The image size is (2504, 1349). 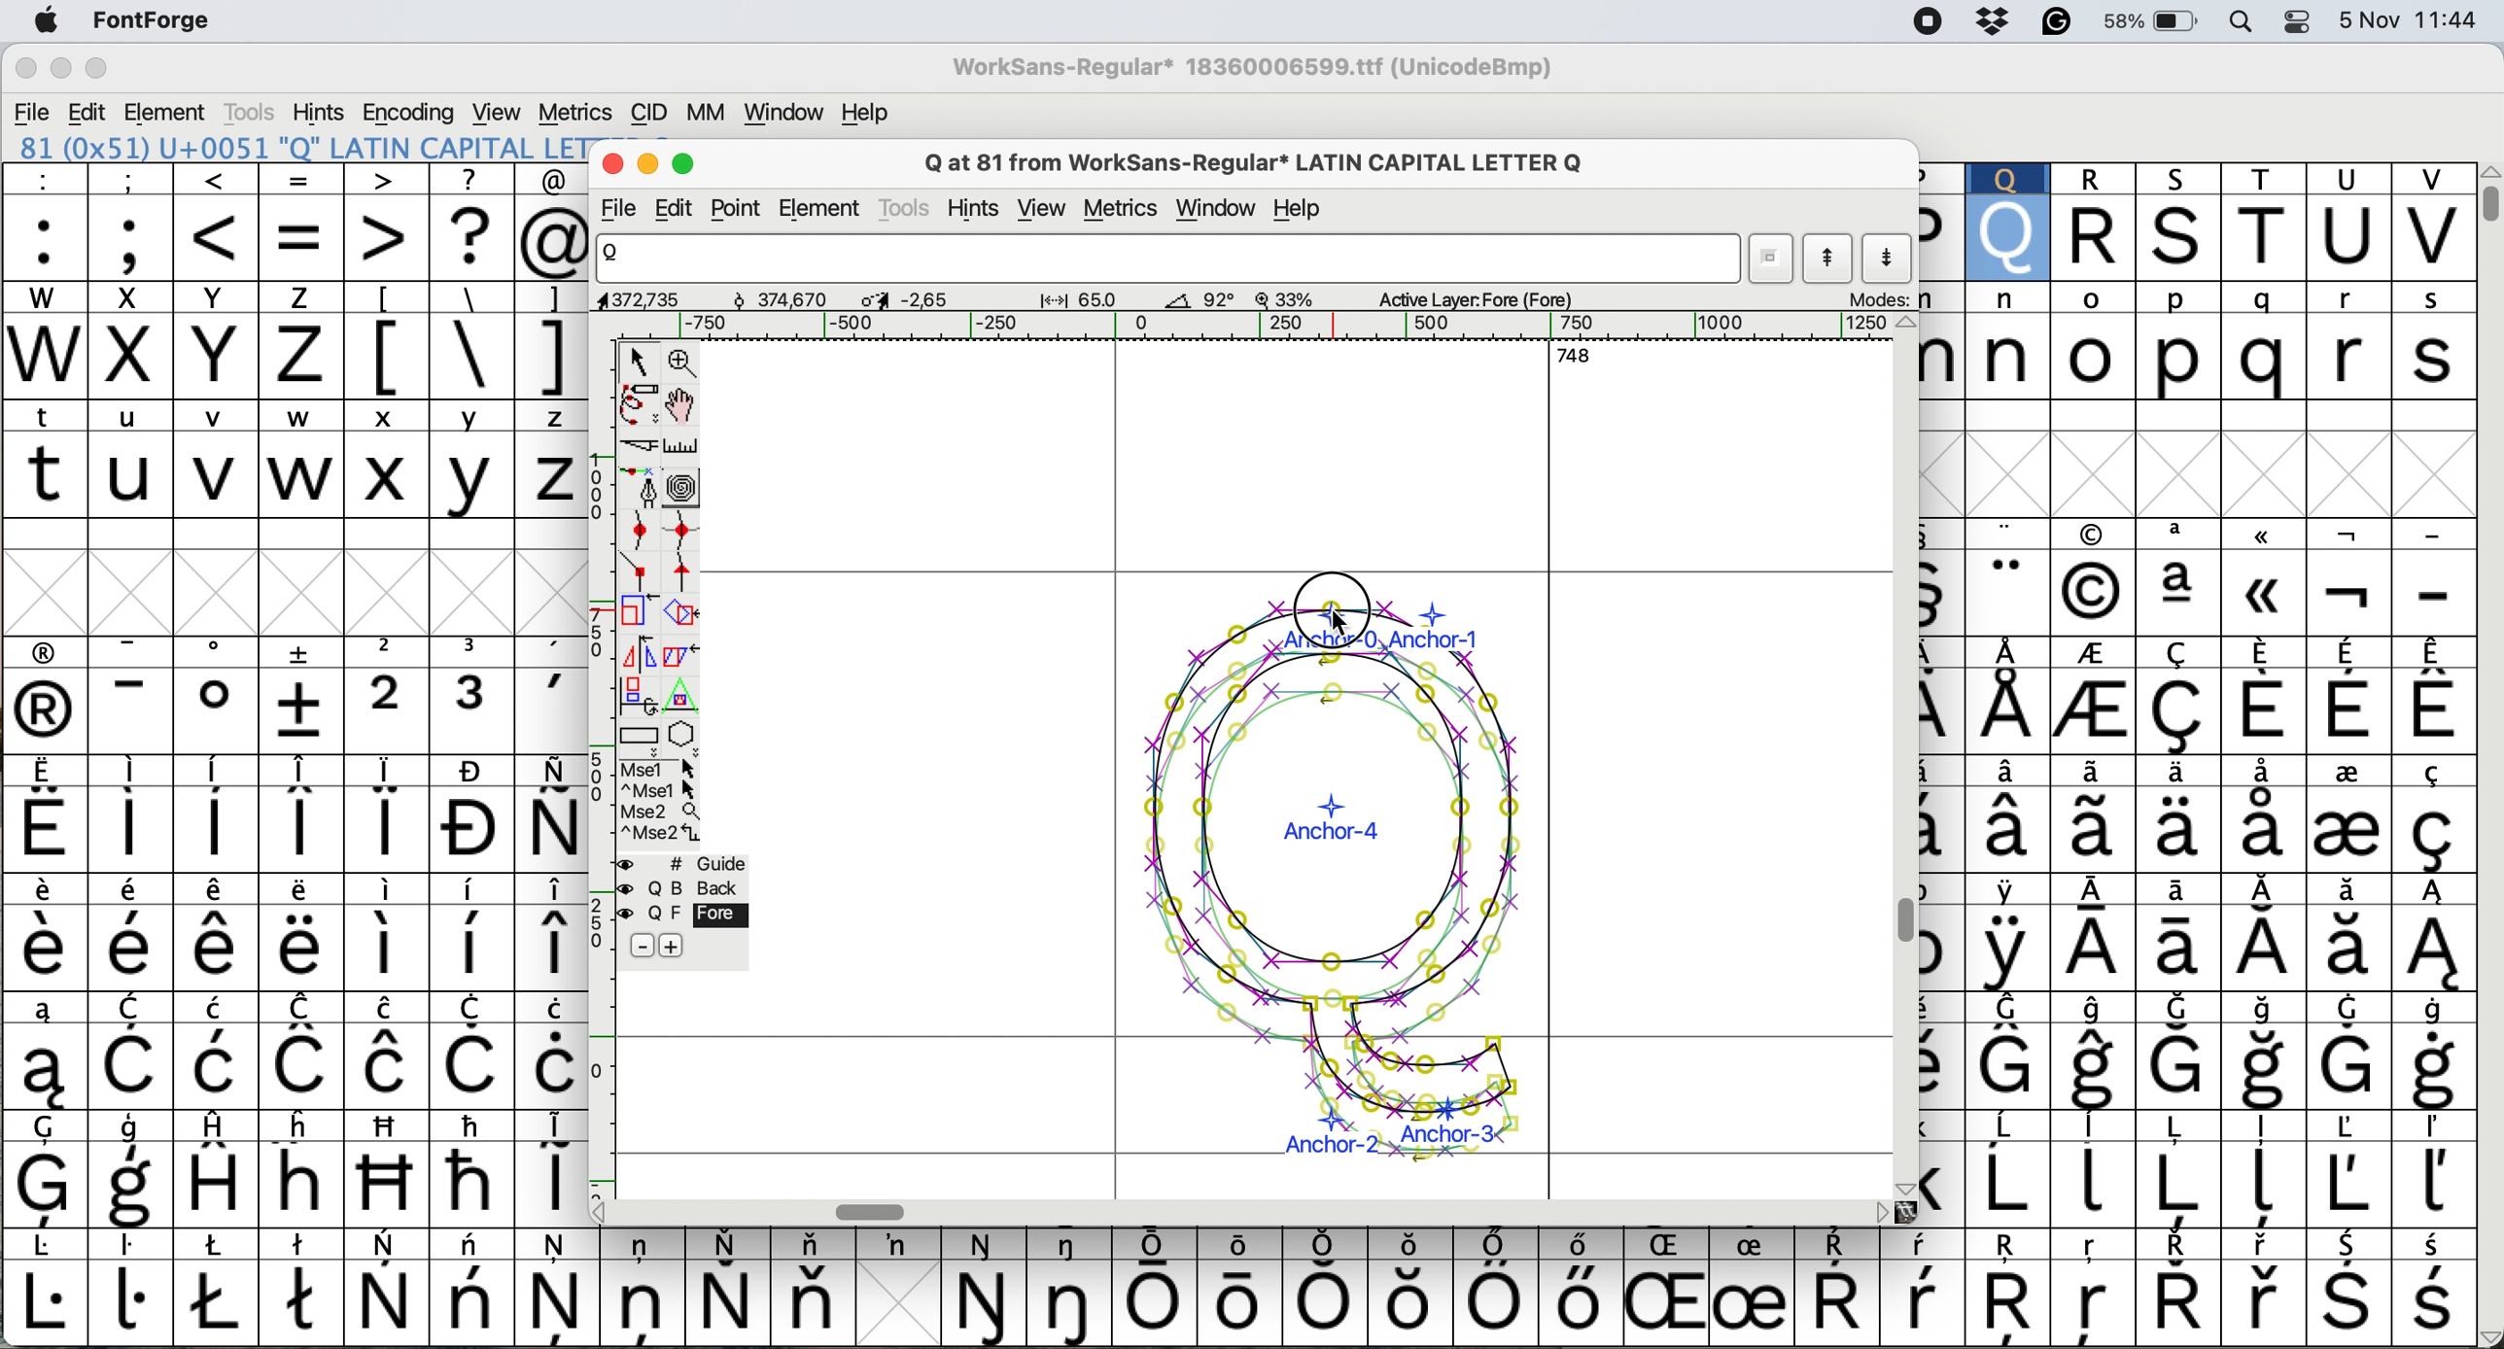 I want to click on uppercase letters, so click(x=189, y=360).